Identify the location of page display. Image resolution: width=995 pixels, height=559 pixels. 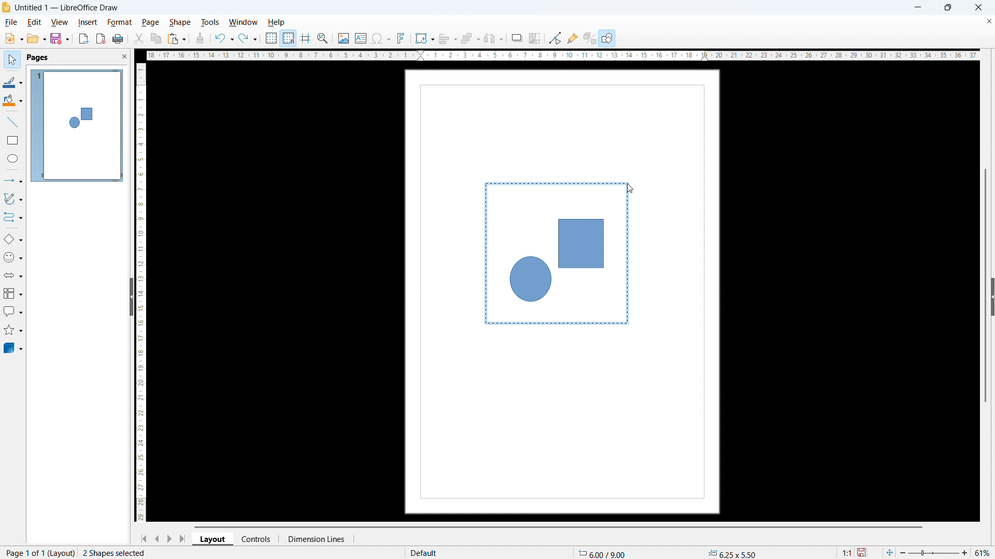
(79, 126).